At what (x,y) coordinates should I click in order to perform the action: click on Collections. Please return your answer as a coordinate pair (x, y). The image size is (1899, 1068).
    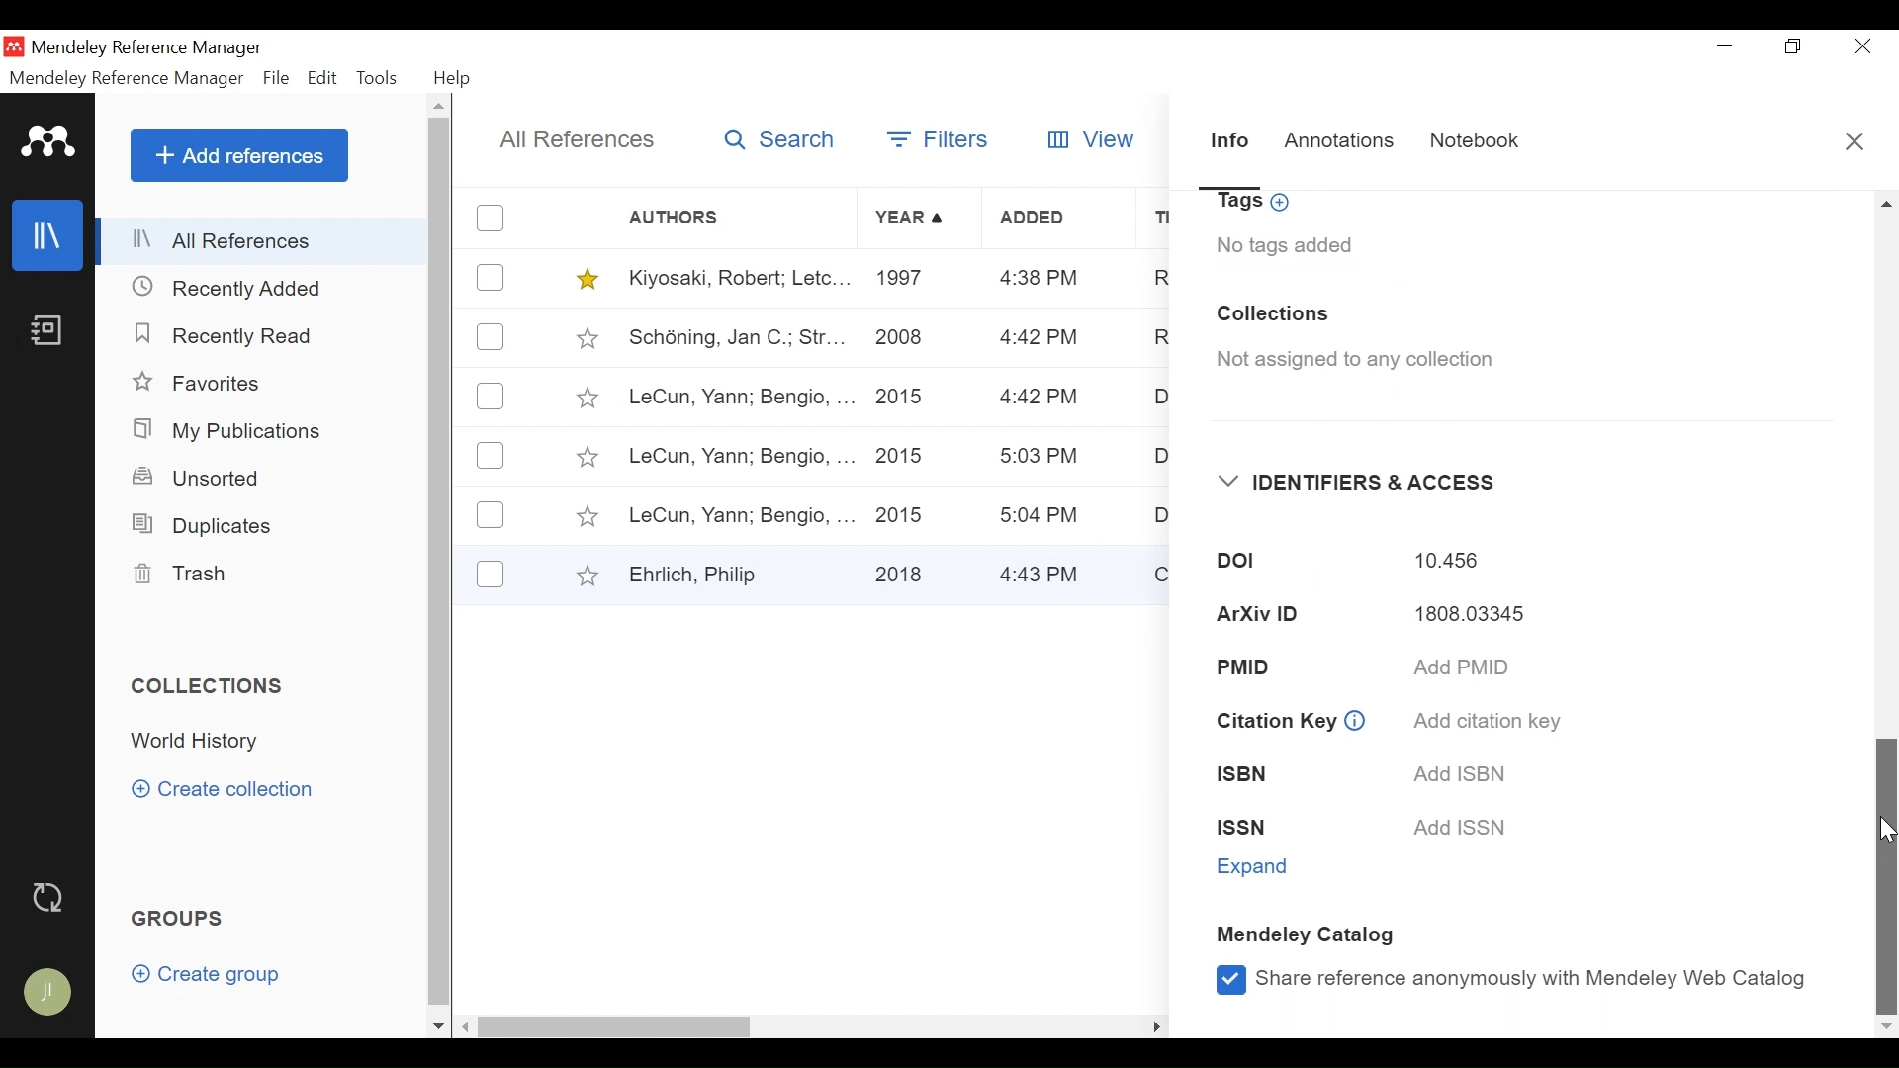
    Looking at the image, I should click on (1273, 314).